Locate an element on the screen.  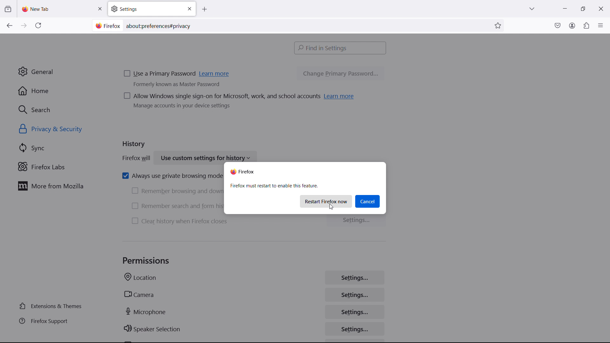
location permission settings is located at coordinates (354, 277).